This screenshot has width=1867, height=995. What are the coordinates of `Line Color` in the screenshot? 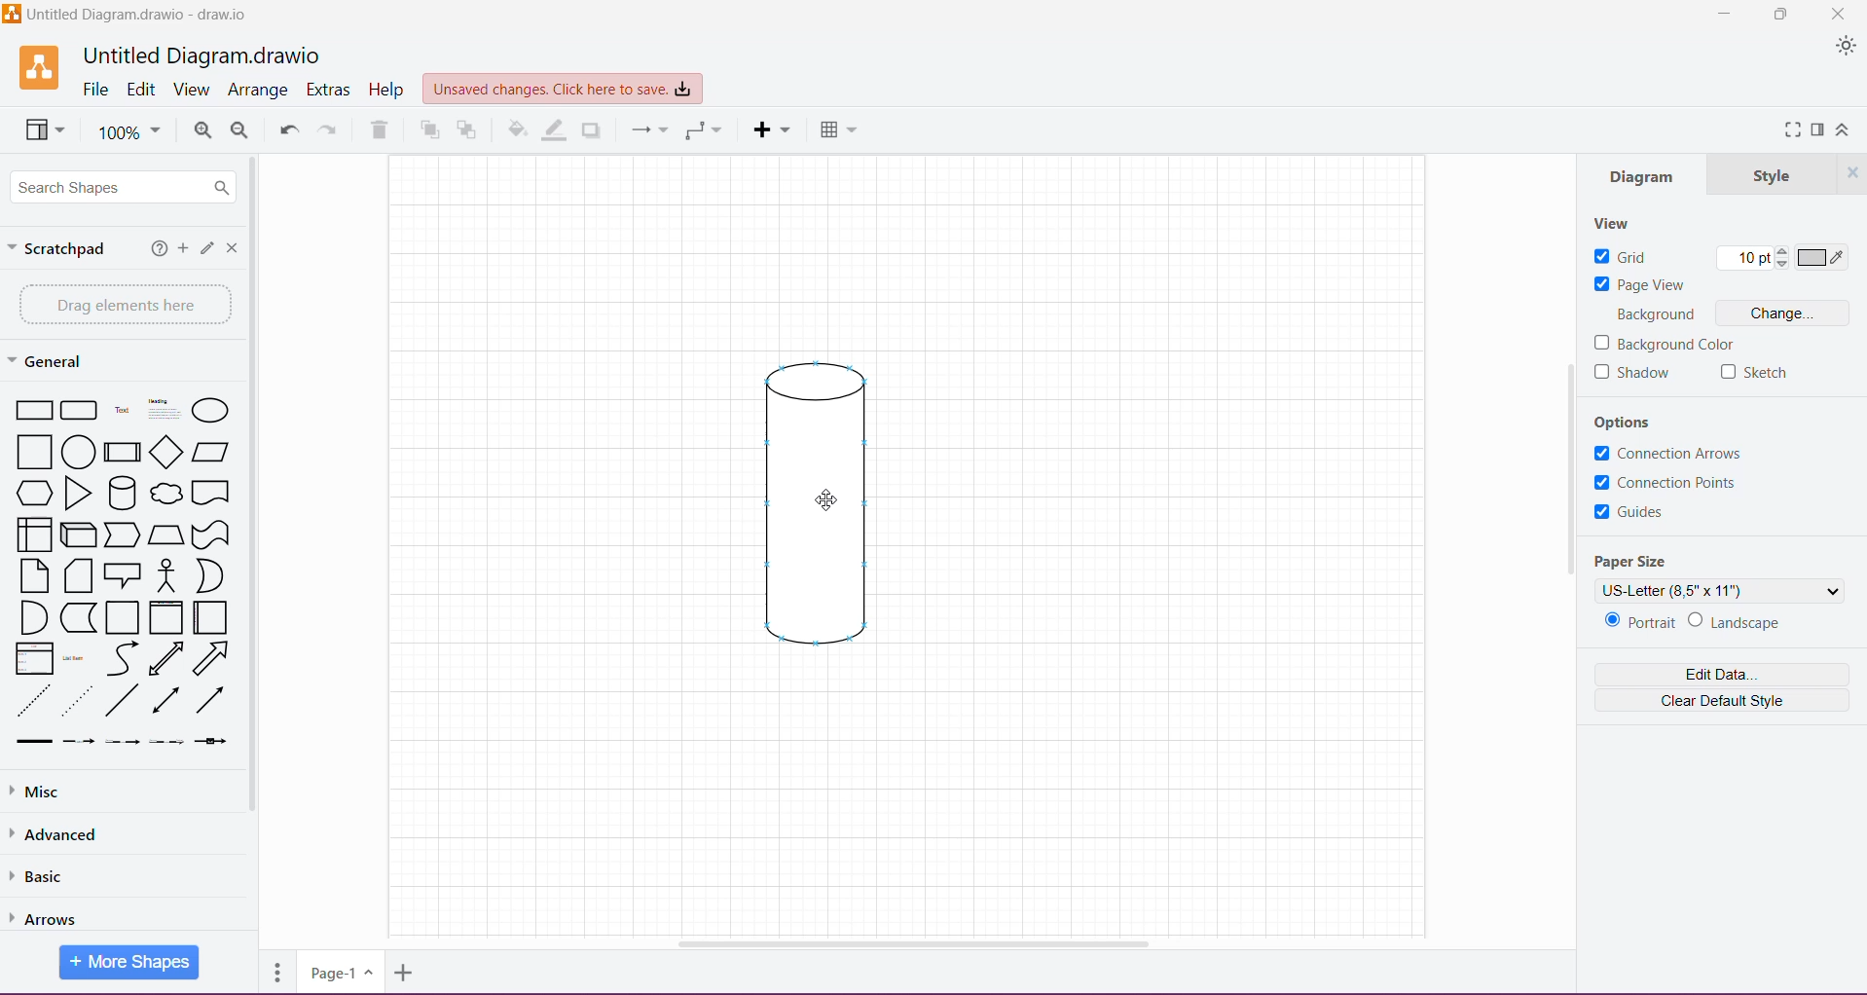 It's located at (555, 130).